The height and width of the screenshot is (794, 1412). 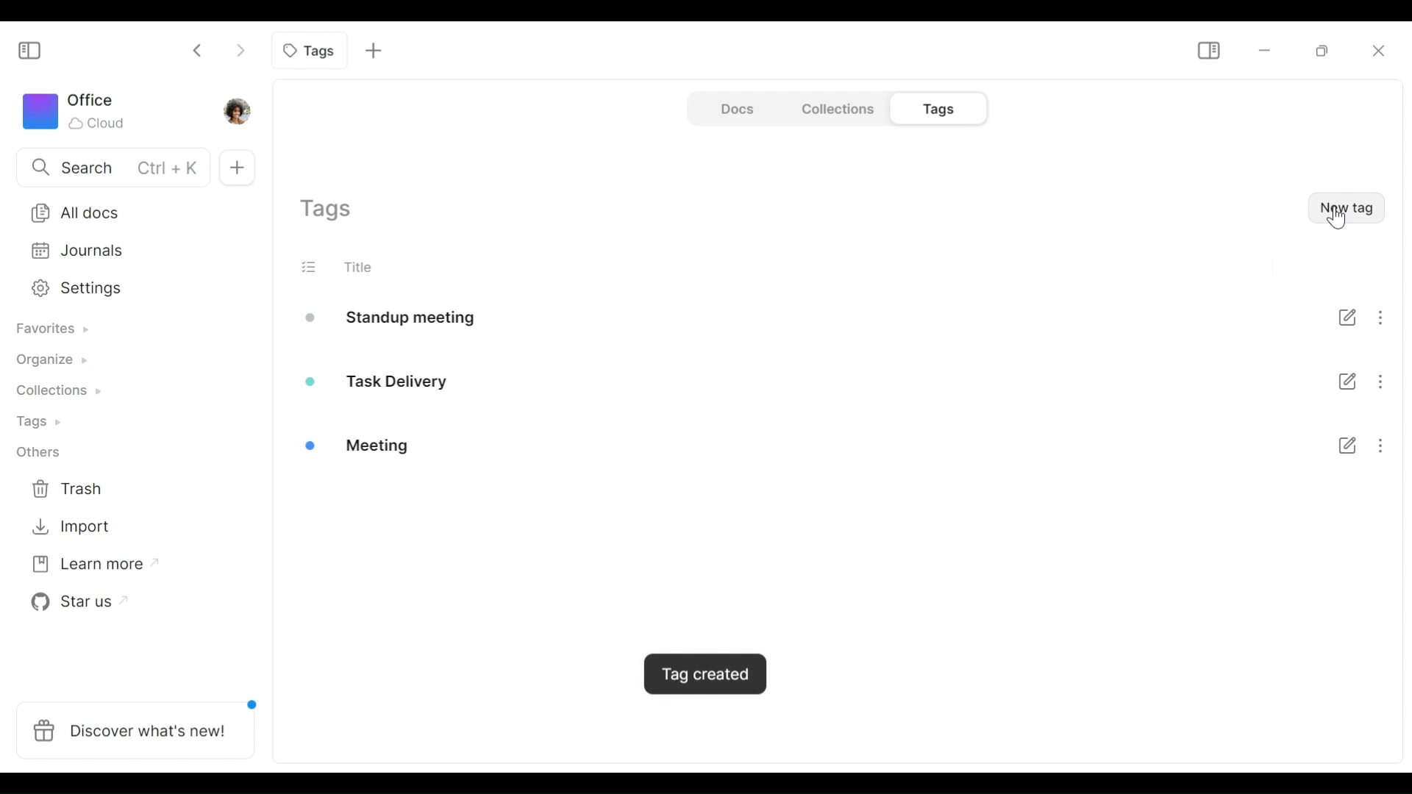 I want to click on Task delivery, so click(x=385, y=382).